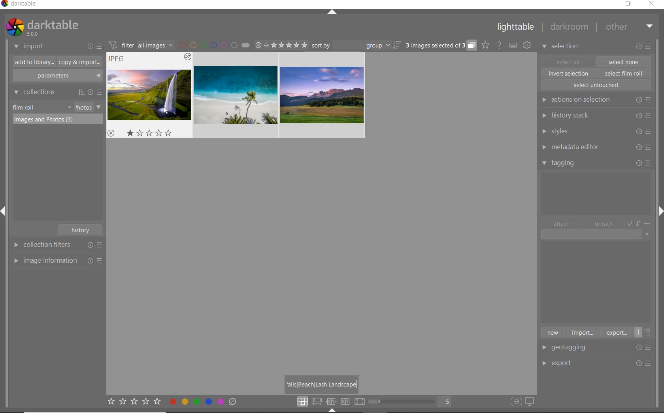  What do you see at coordinates (595, 115) in the screenshot?
I see `history stack` at bounding box center [595, 115].